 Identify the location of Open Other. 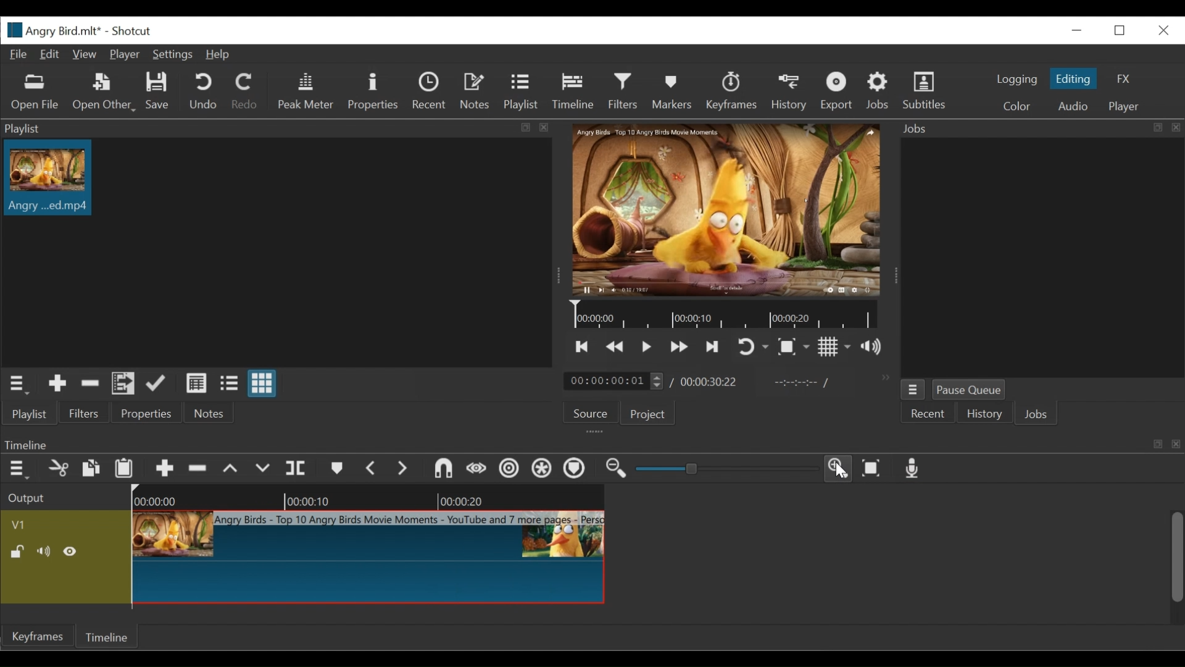
(105, 92).